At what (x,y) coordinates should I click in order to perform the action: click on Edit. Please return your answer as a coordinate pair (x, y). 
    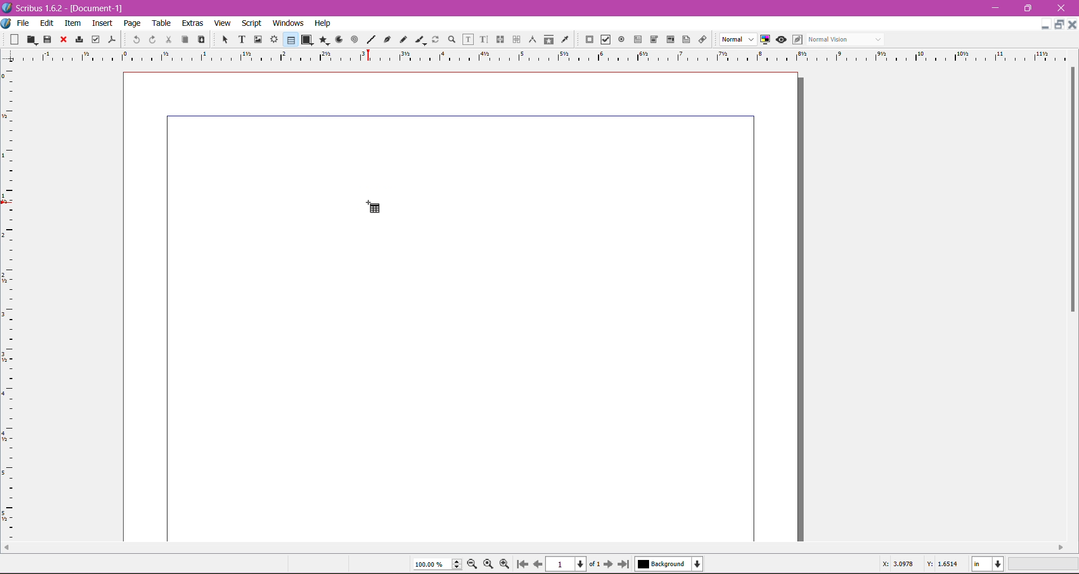
    Looking at the image, I should click on (48, 22).